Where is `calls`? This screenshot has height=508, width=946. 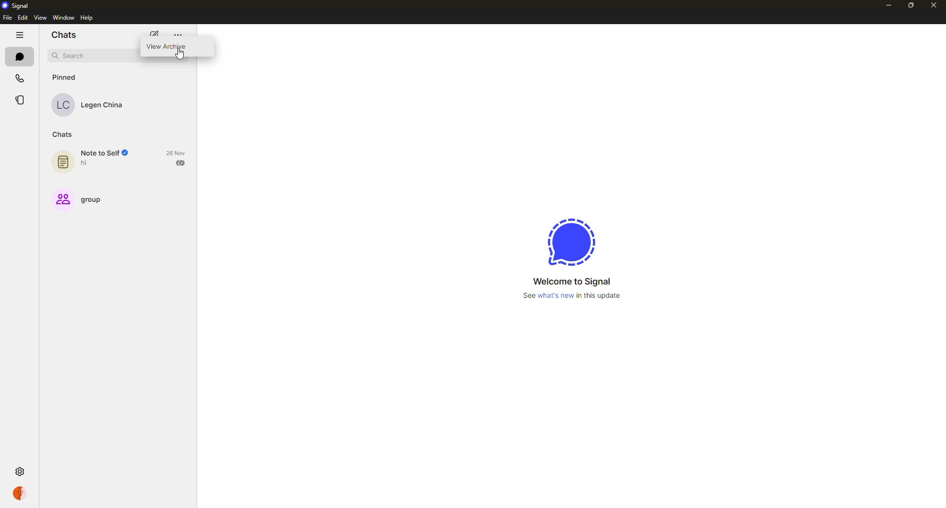
calls is located at coordinates (21, 78).